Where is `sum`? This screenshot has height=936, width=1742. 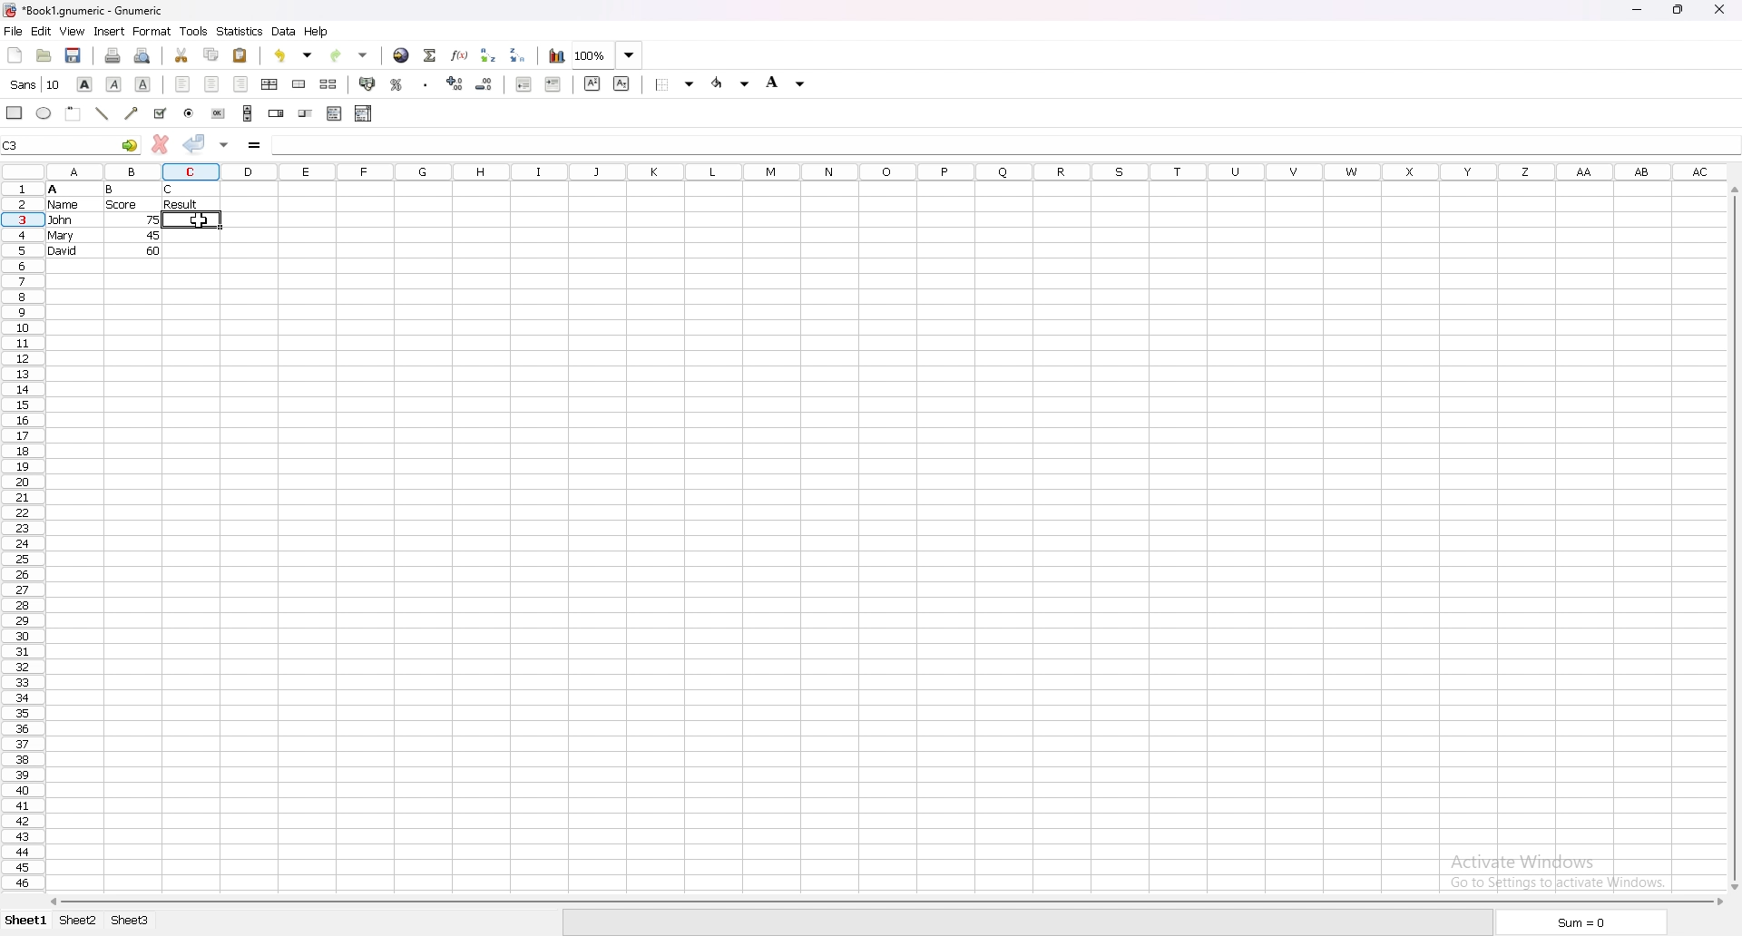
sum is located at coordinates (1586, 921).